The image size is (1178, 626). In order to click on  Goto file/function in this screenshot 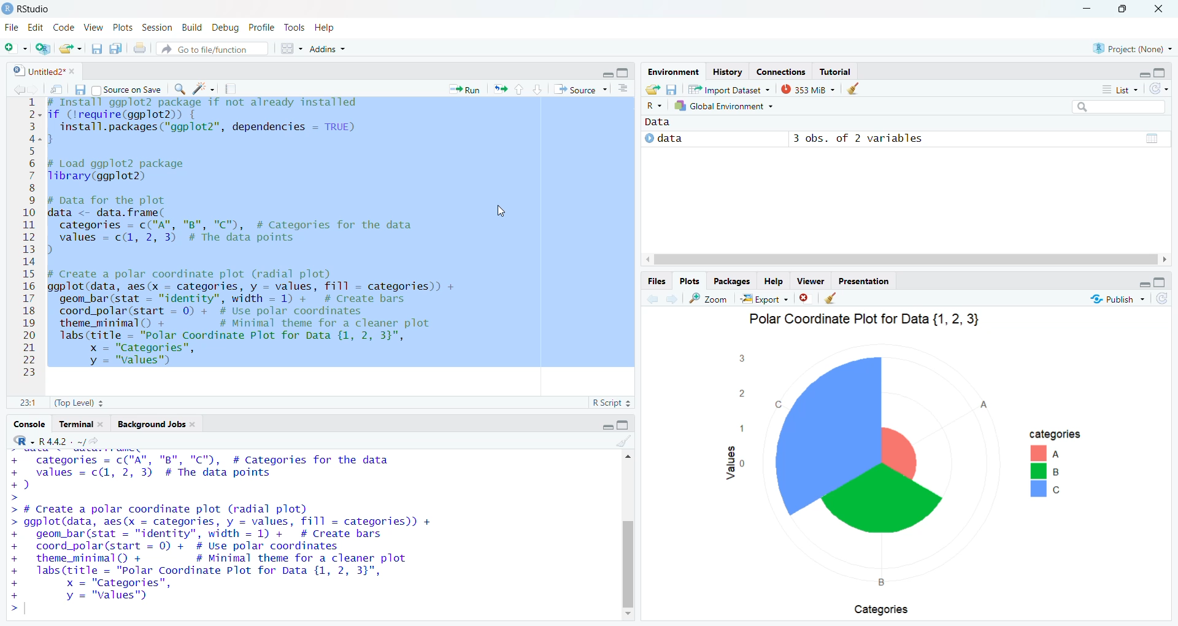, I will do `click(214, 50)`.